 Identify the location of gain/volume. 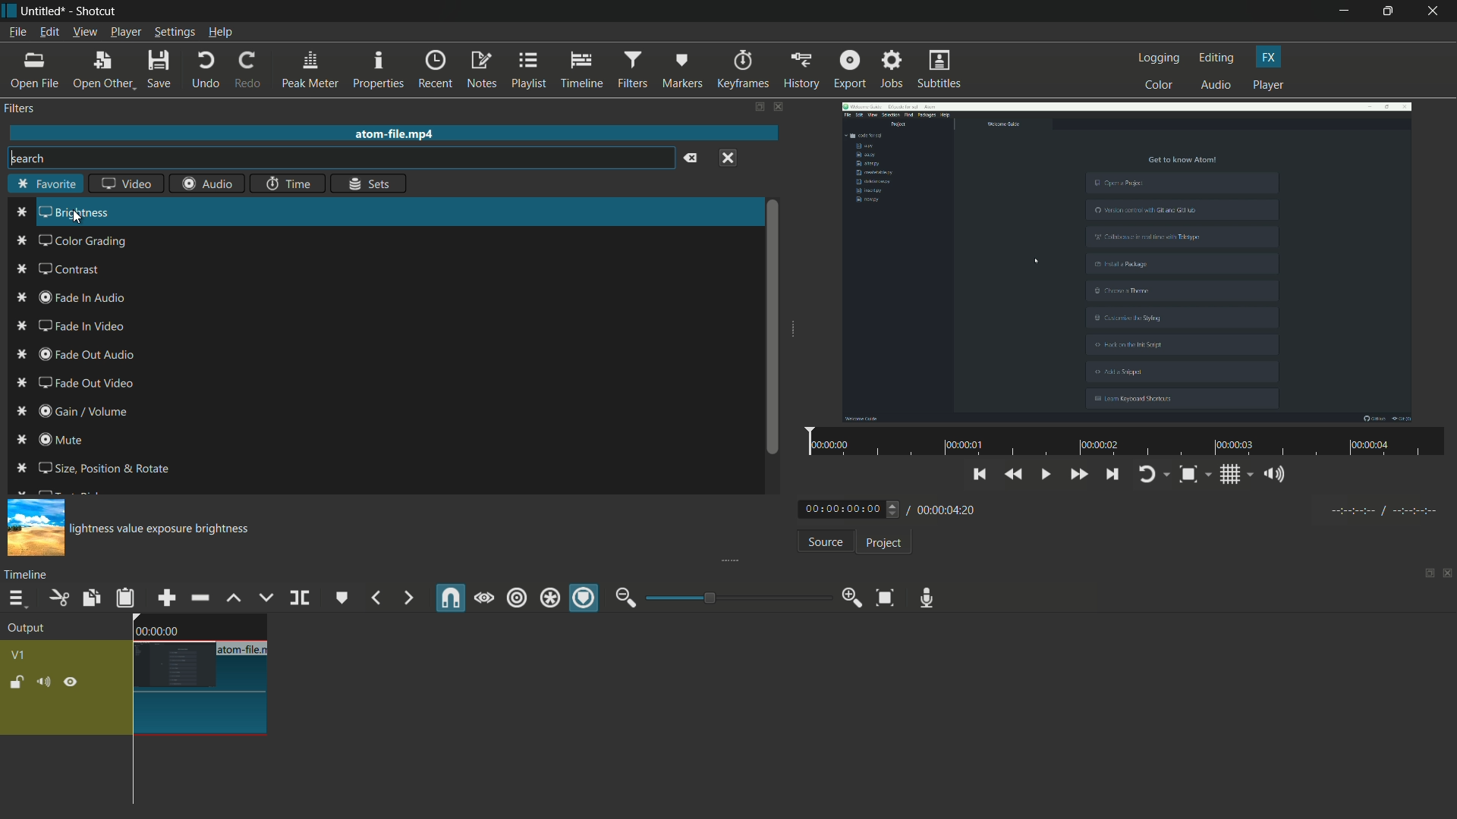
(80, 413).